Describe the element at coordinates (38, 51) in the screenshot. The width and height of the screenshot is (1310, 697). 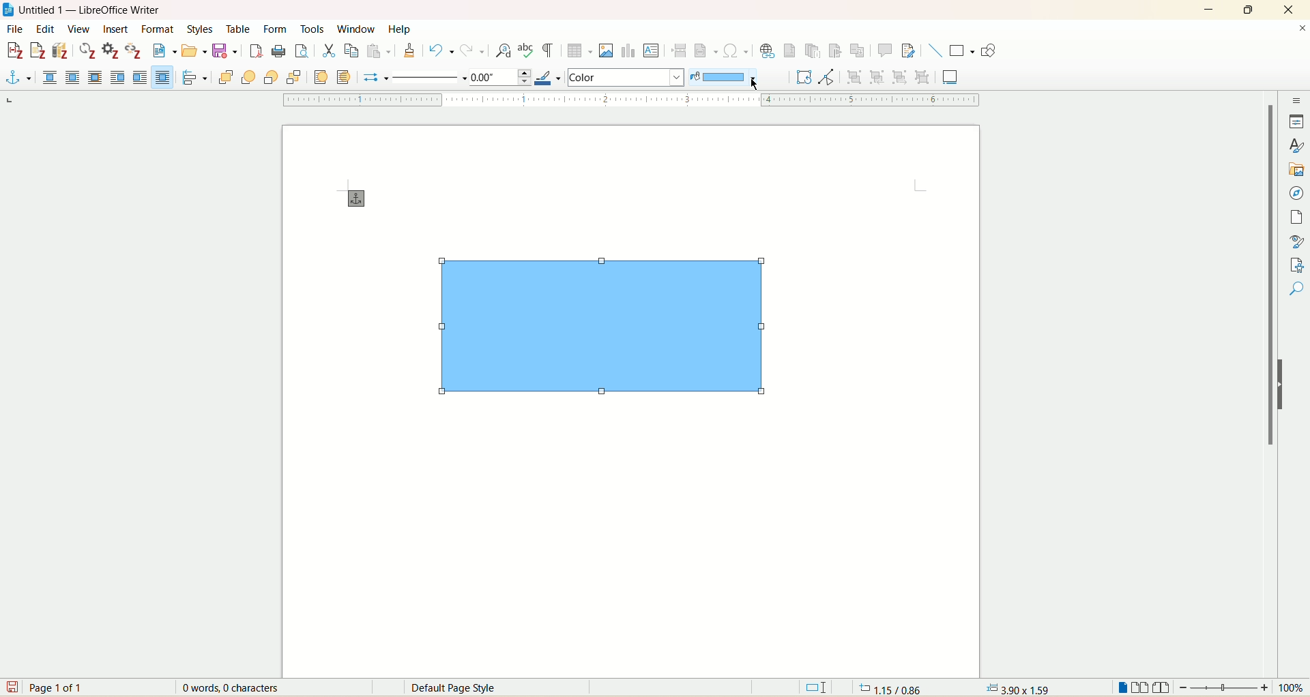
I see `add note` at that location.